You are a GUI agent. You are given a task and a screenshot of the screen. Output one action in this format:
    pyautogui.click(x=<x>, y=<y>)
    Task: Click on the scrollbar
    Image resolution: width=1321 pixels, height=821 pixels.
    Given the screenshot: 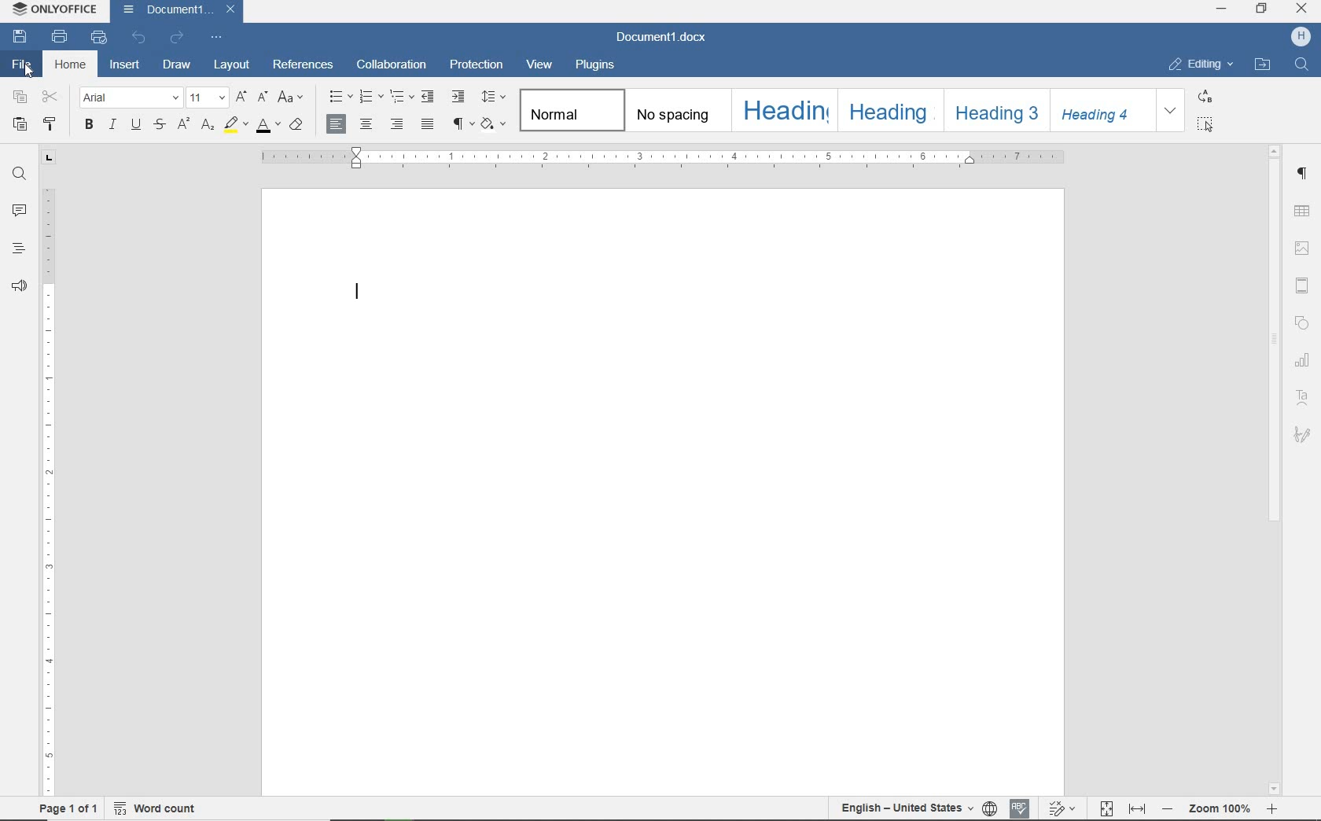 What is the action you would take?
    pyautogui.click(x=1271, y=469)
    